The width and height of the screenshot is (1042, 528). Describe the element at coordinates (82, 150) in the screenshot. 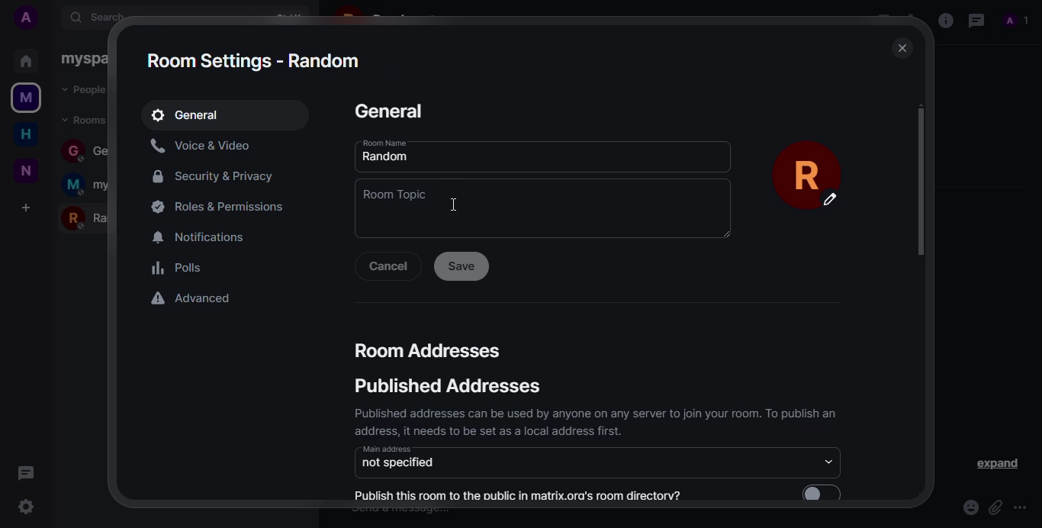

I see `general` at that location.